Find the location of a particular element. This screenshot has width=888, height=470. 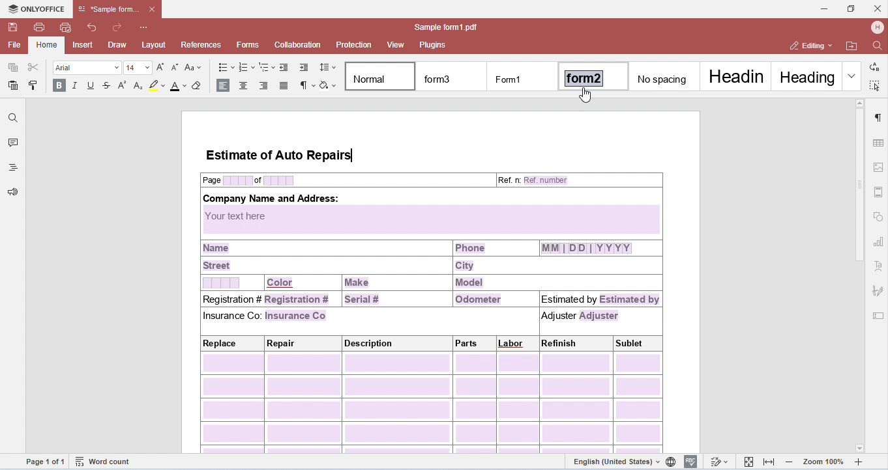

track changes is located at coordinates (718, 462).